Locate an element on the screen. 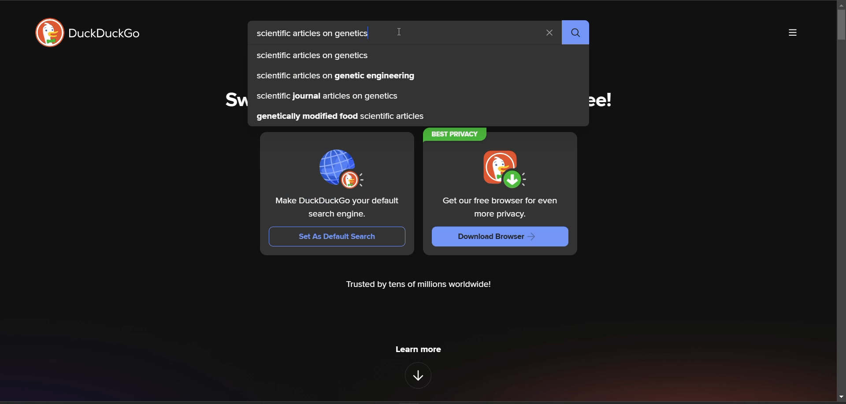 The height and width of the screenshot is (404, 846). Make DuckDuckGo your default
search engine.
Set As Default Search is located at coordinates (338, 191).